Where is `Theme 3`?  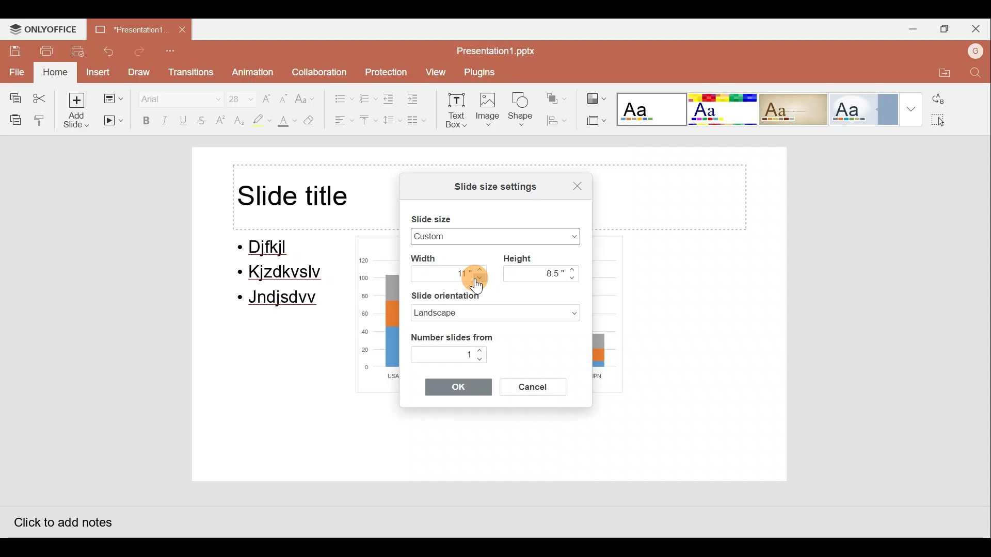
Theme 3 is located at coordinates (800, 109).